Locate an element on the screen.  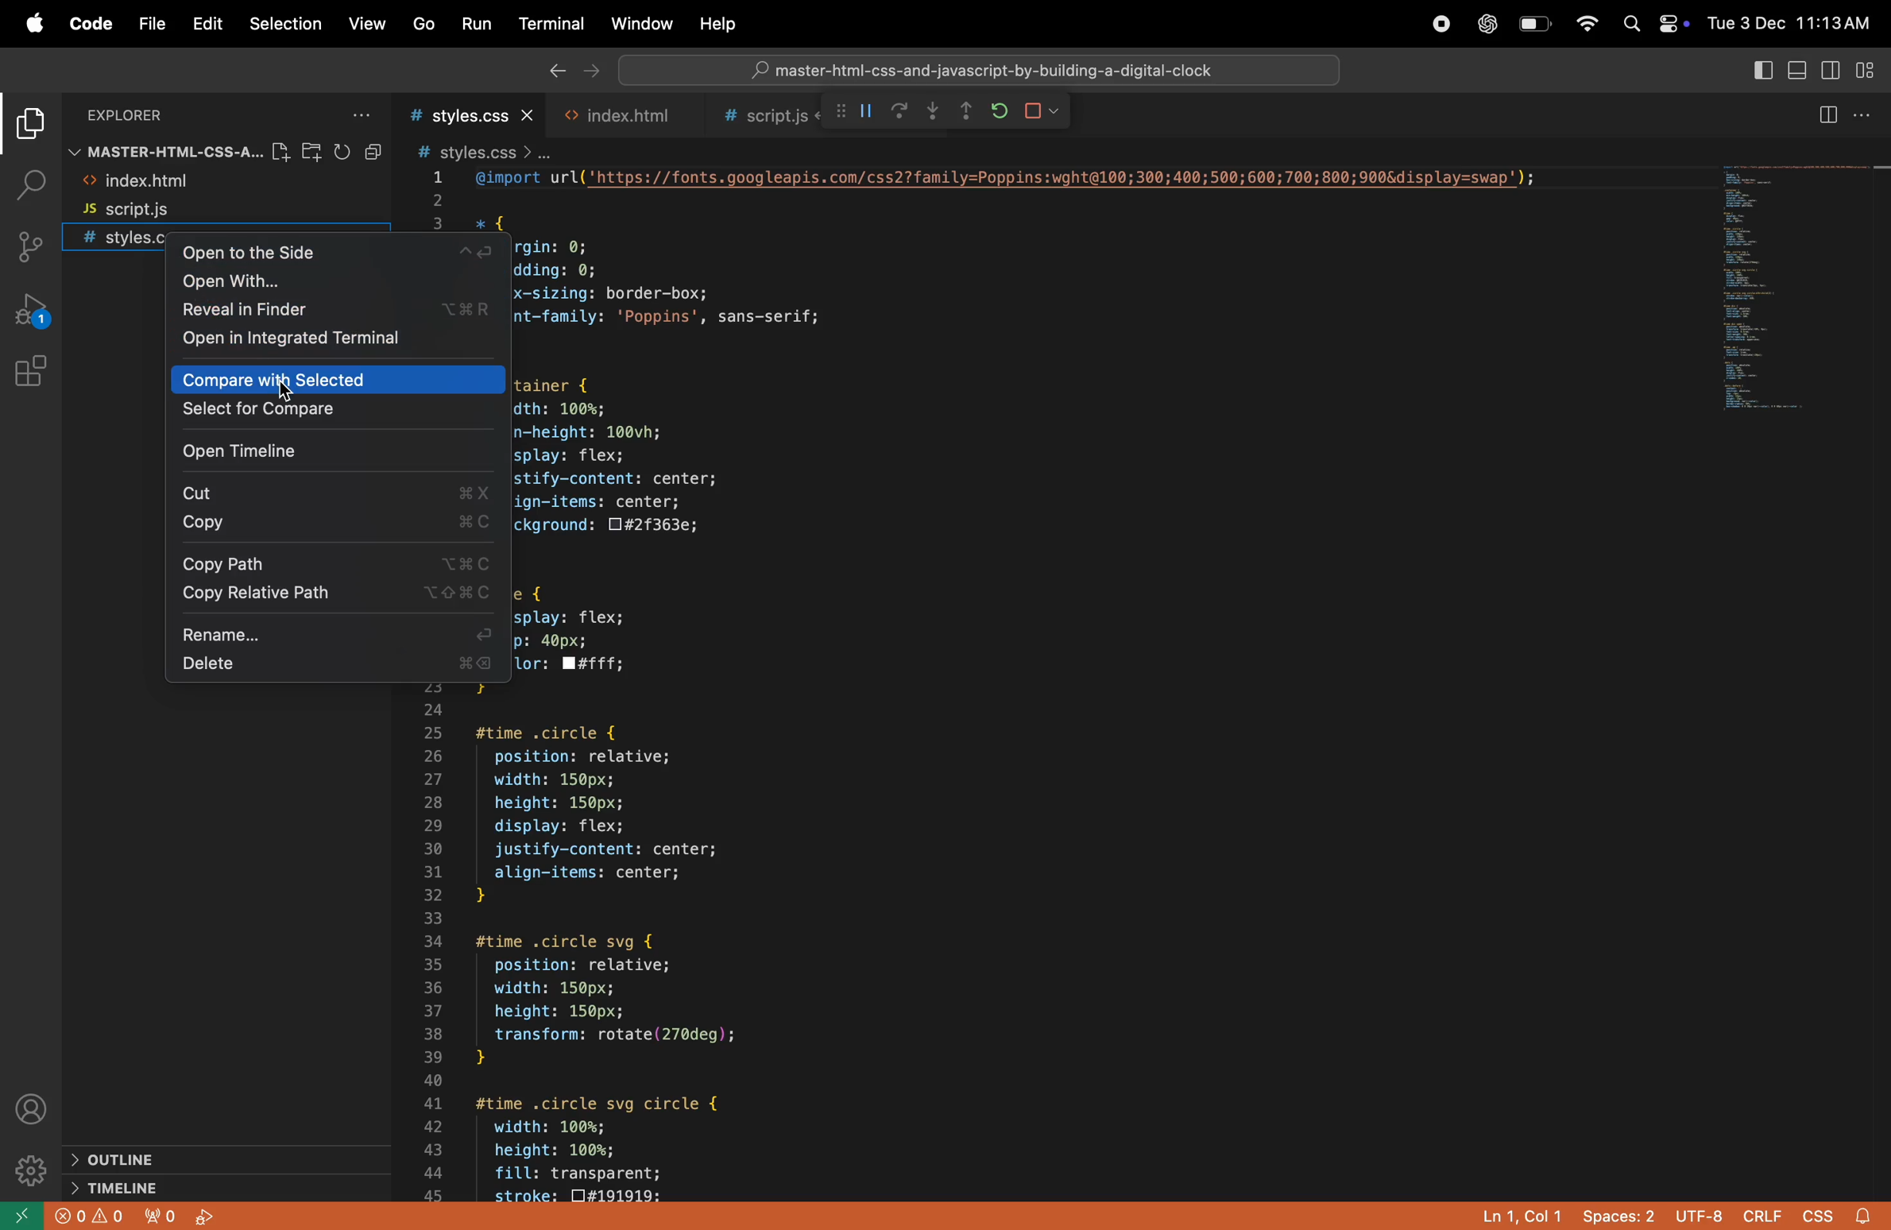
copy is located at coordinates (329, 524).